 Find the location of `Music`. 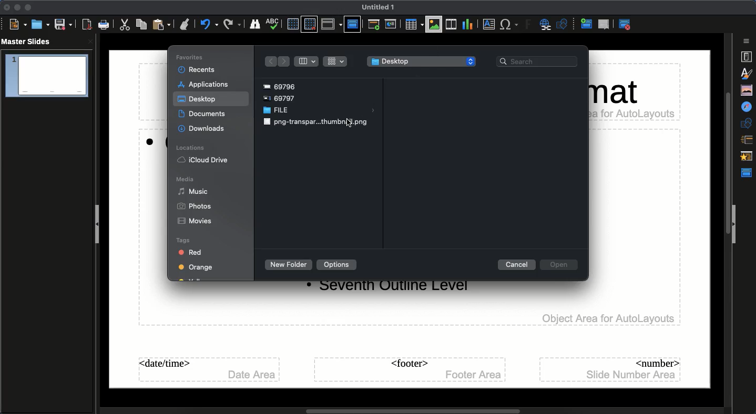

Music is located at coordinates (193, 191).